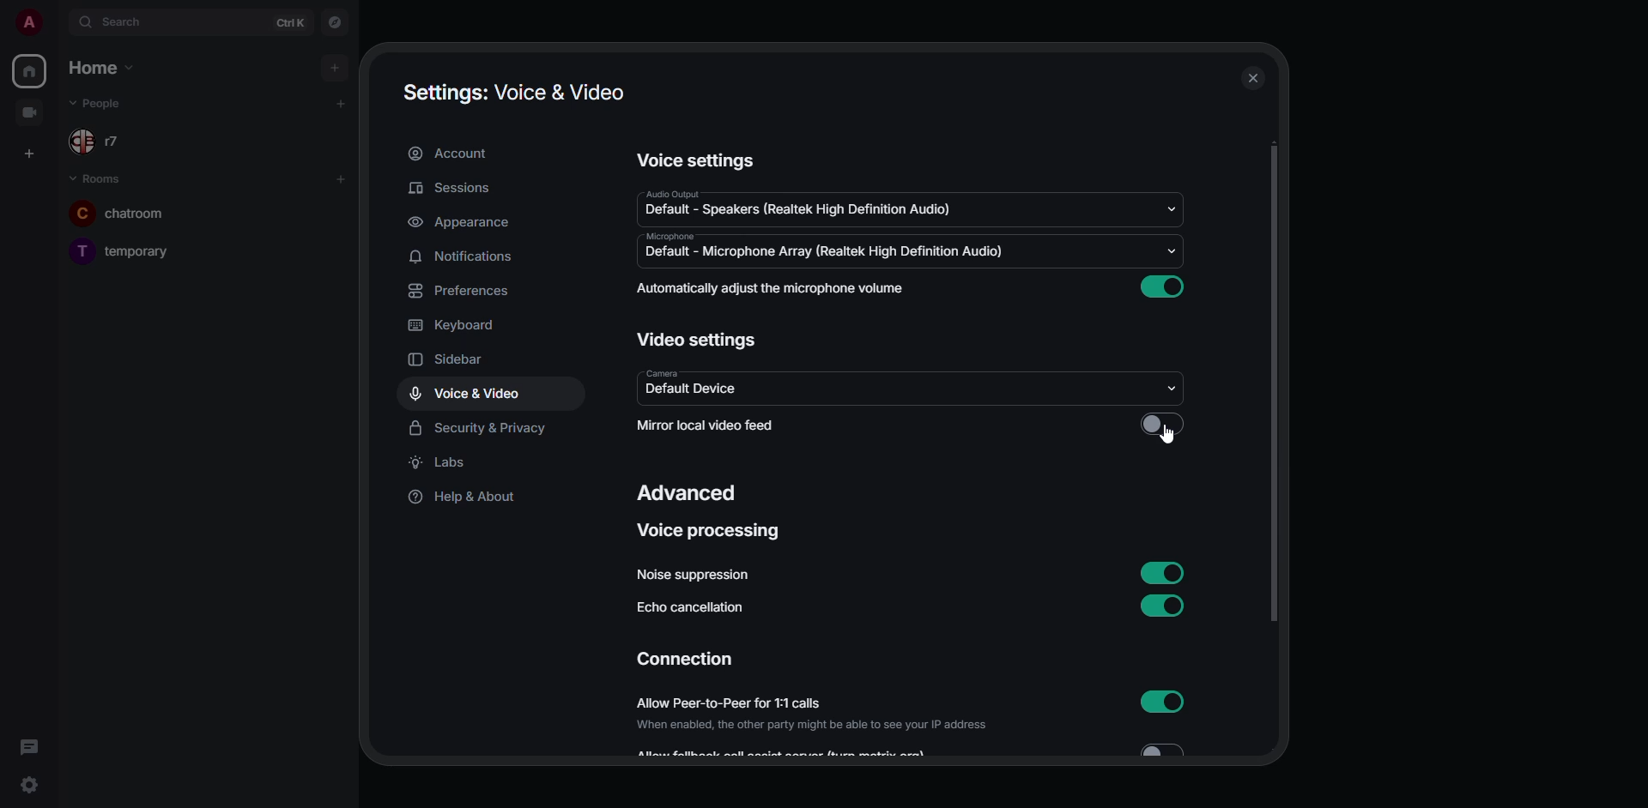  I want to click on close, so click(1255, 79).